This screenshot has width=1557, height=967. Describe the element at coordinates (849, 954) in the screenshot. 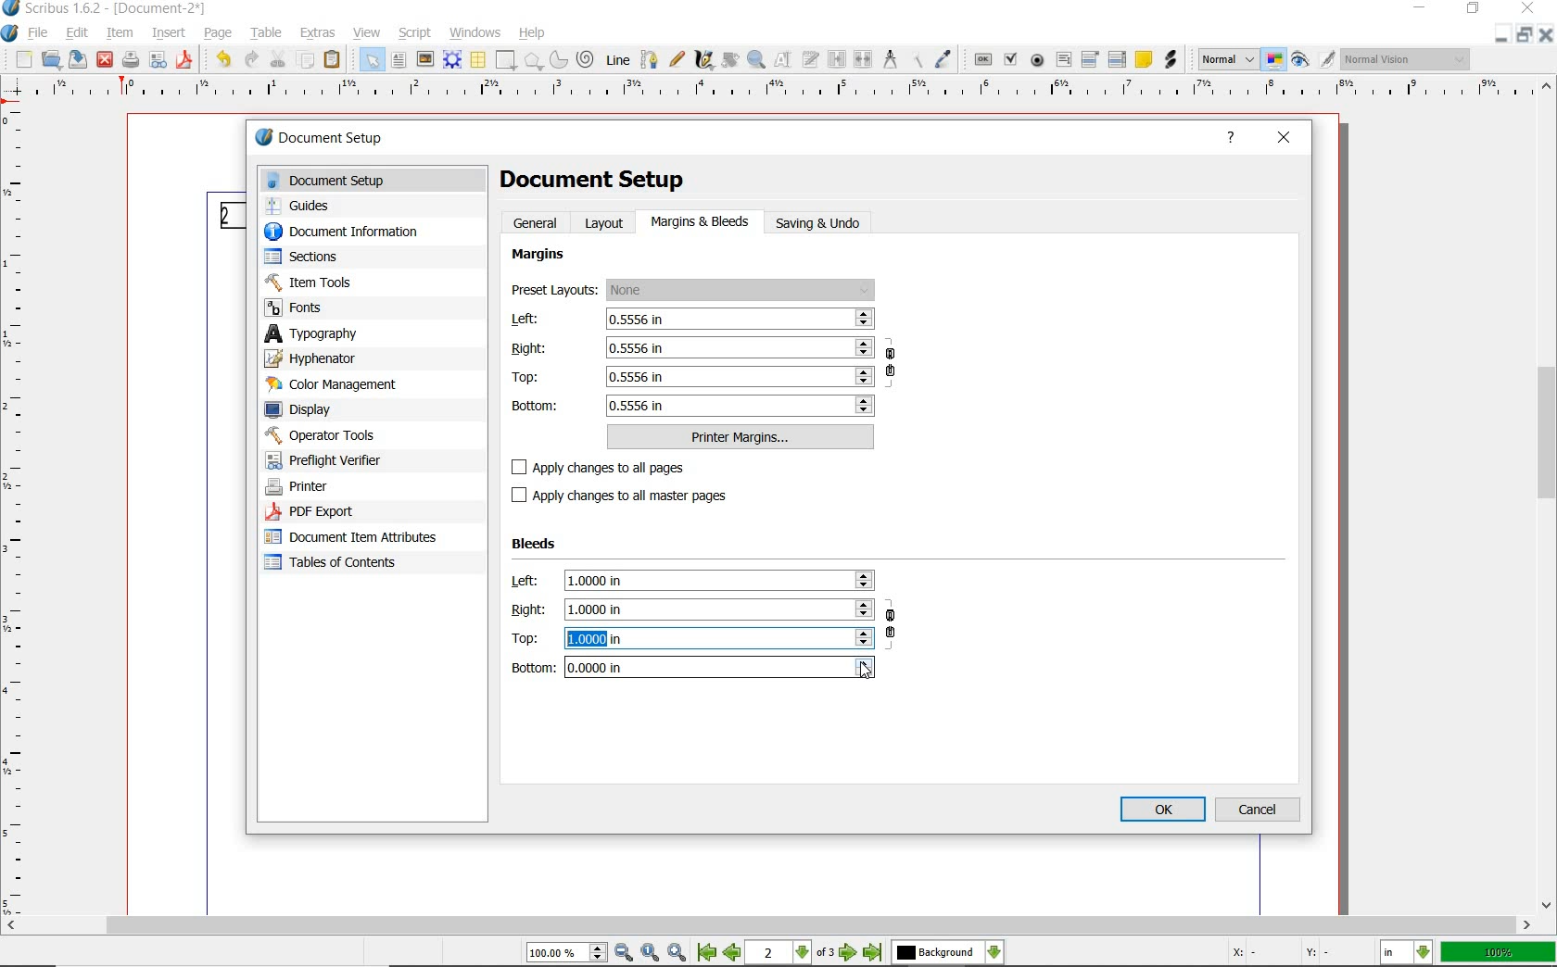

I see `Next Page` at that location.